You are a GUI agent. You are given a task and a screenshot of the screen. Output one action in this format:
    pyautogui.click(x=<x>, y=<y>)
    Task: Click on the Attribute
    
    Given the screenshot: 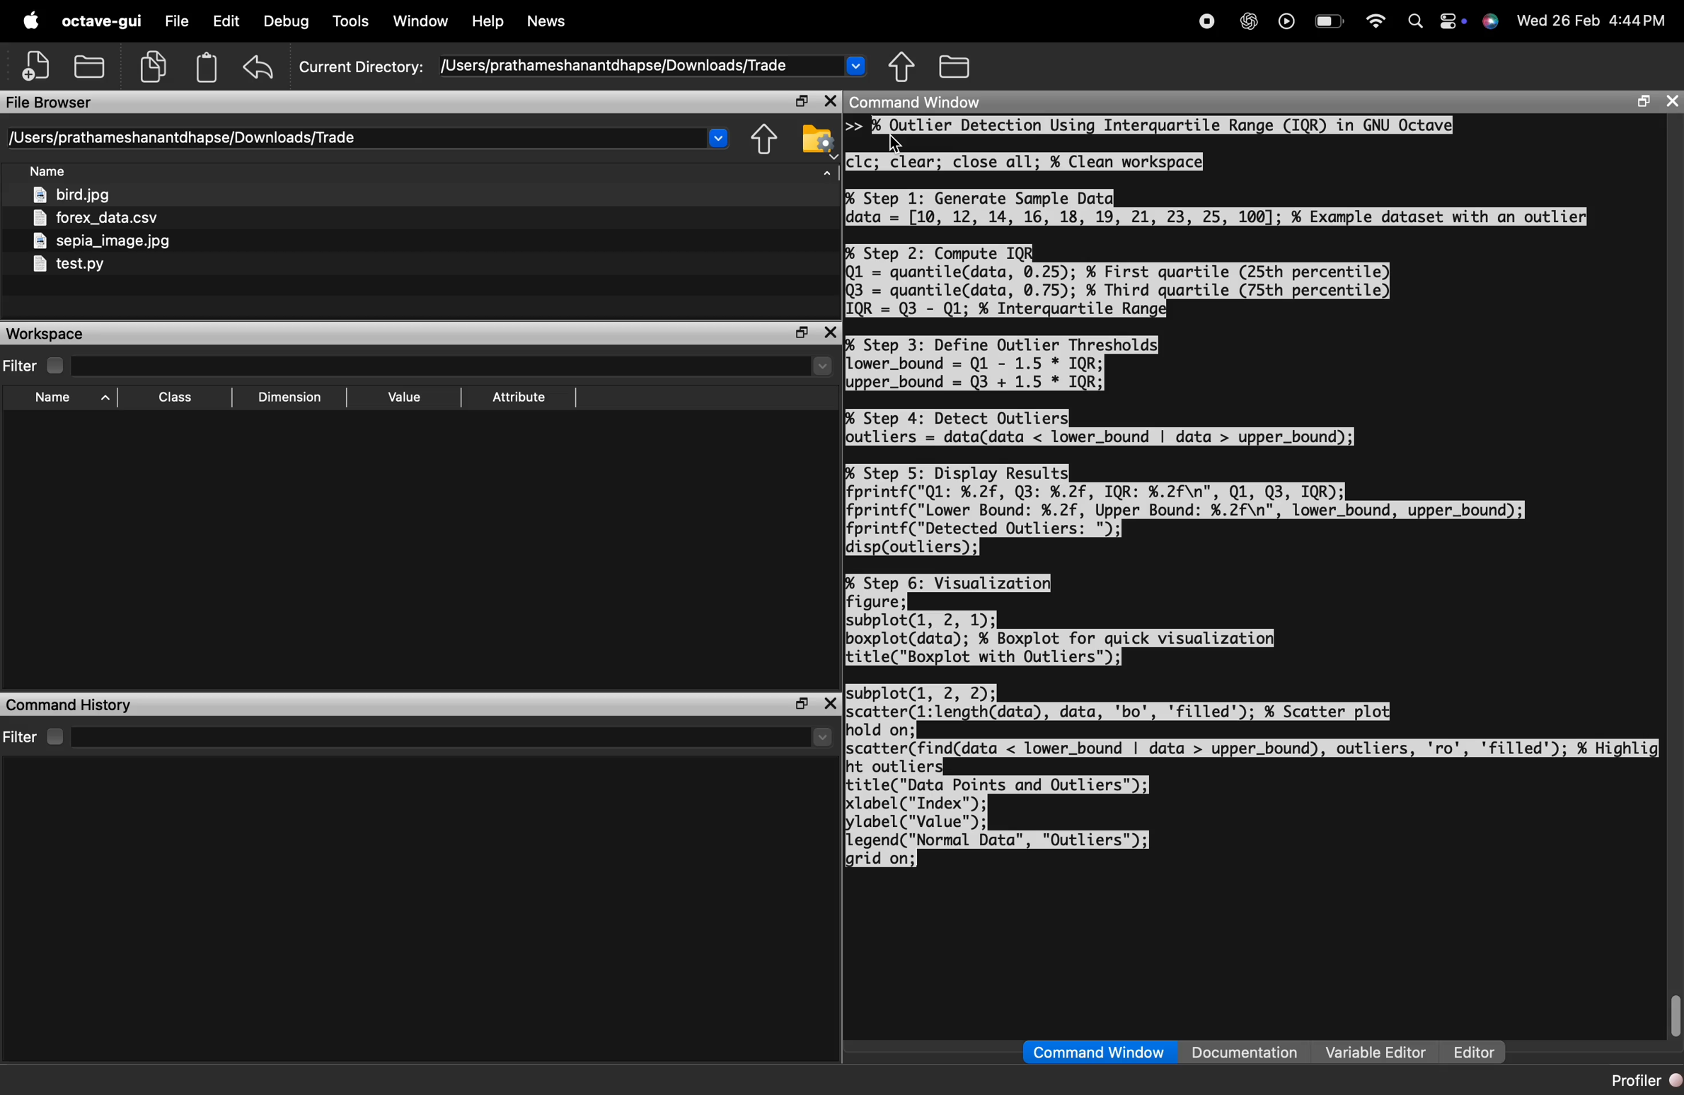 What is the action you would take?
    pyautogui.click(x=520, y=398)
    